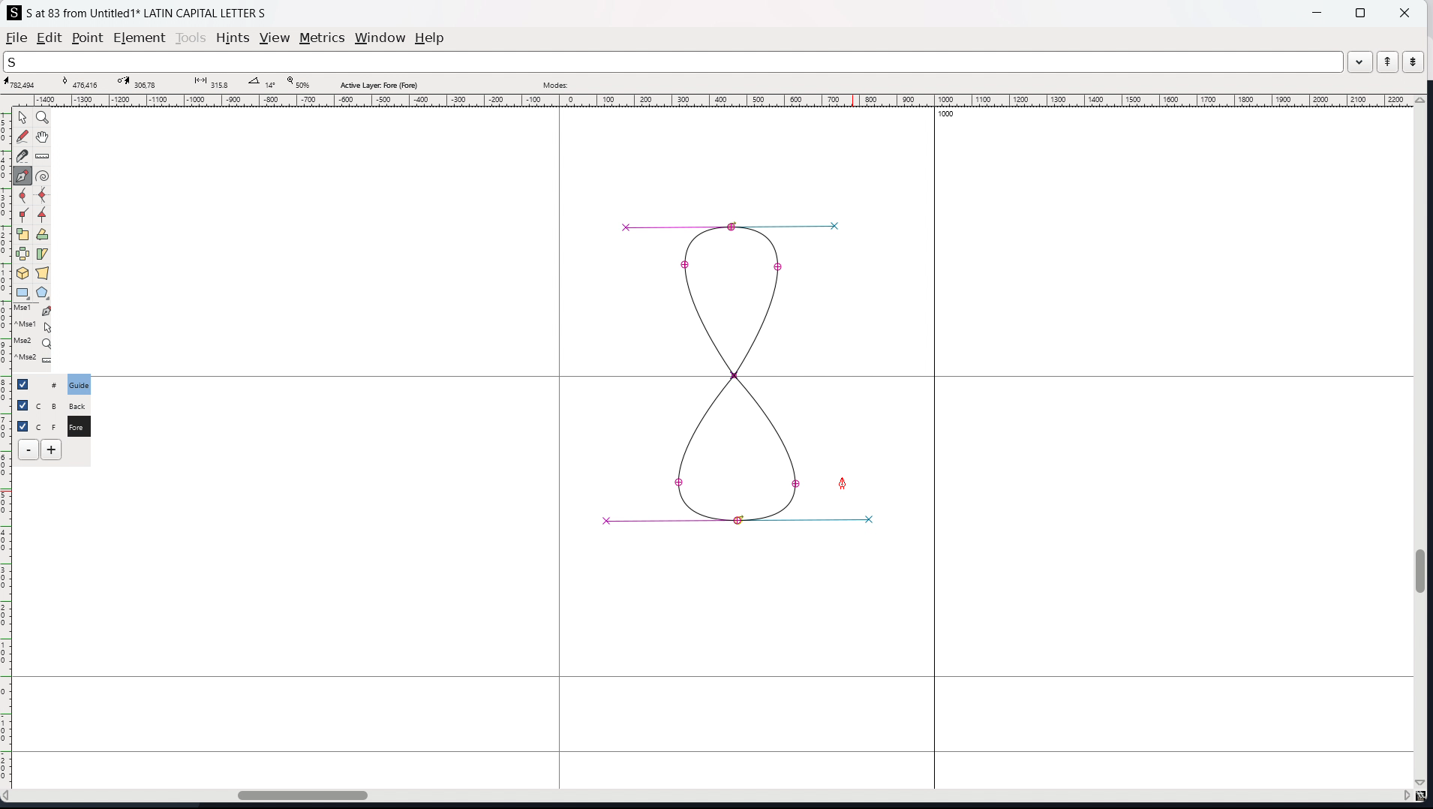 The image size is (1433, 809). I want to click on zoom level, so click(298, 83).